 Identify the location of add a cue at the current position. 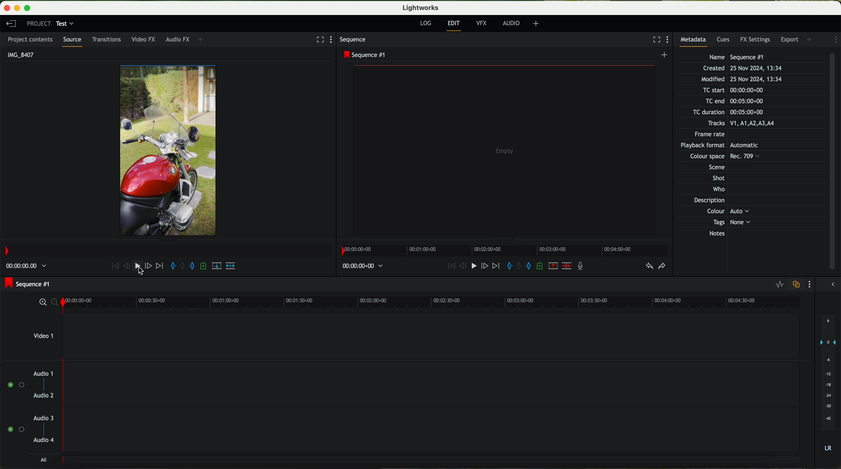
(541, 266).